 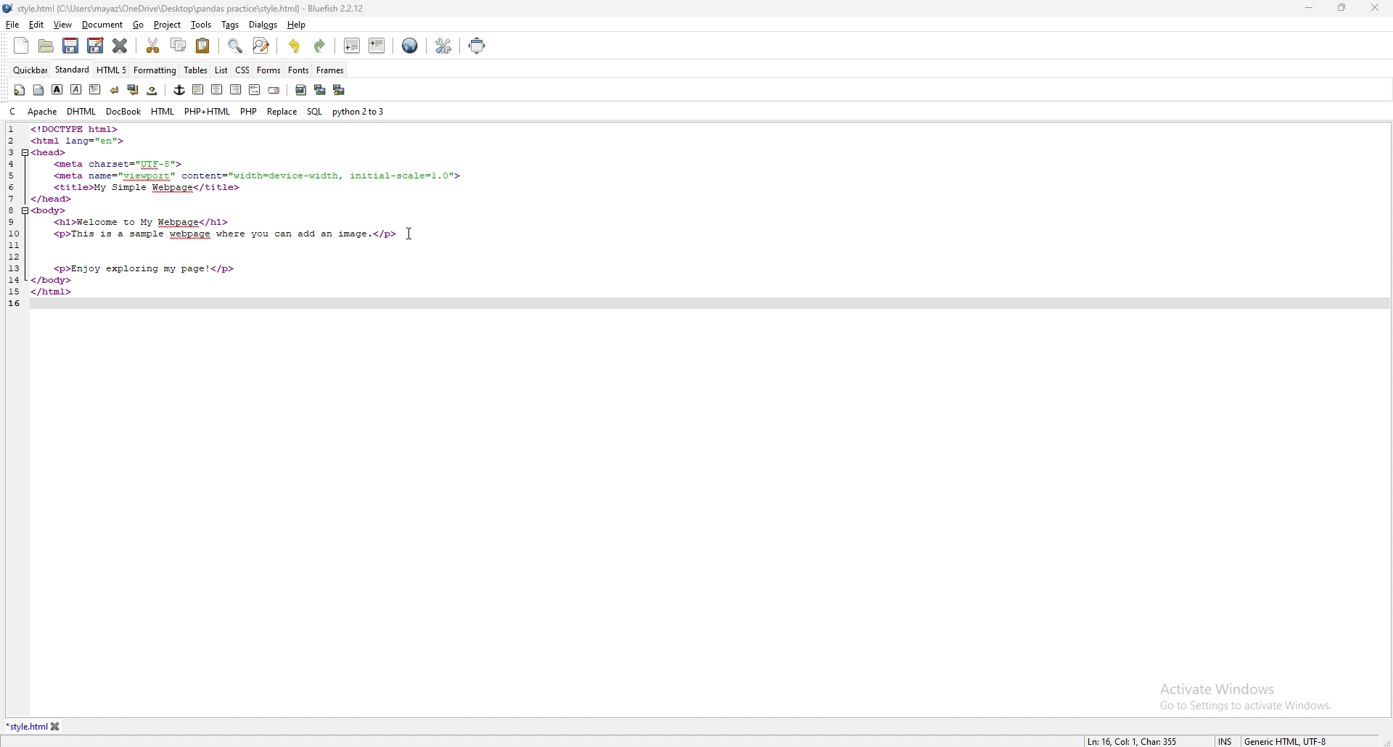 What do you see at coordinates (217, 89) in the screenshot?
I see `center` at bounding box center [217, 89].